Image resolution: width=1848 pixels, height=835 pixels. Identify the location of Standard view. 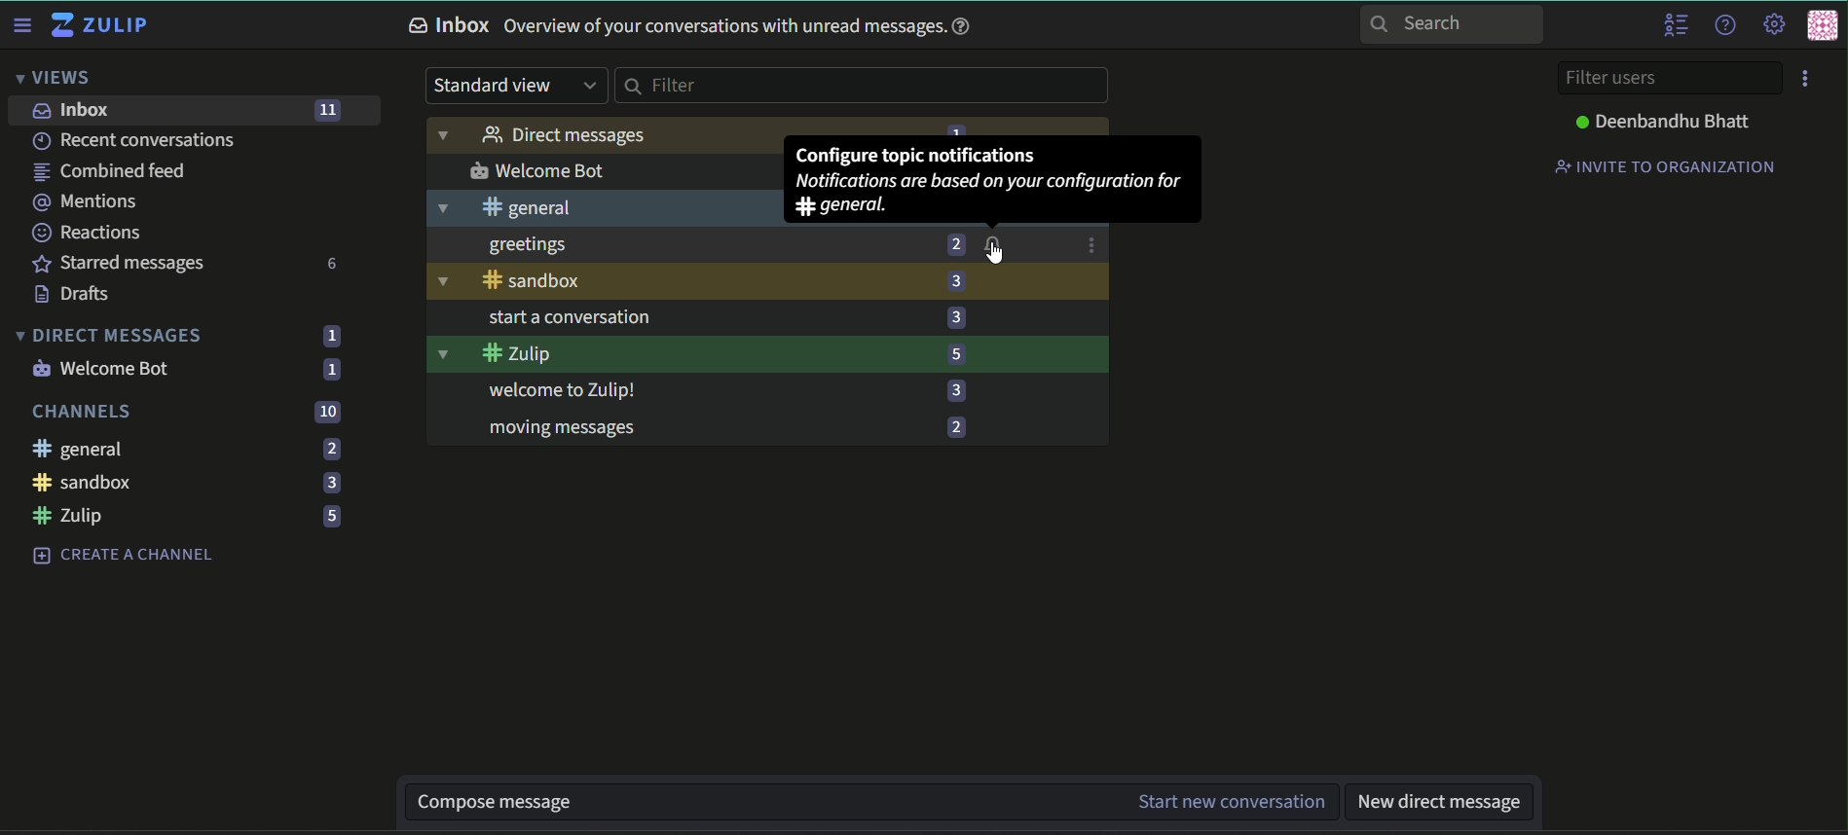
(514, 87).